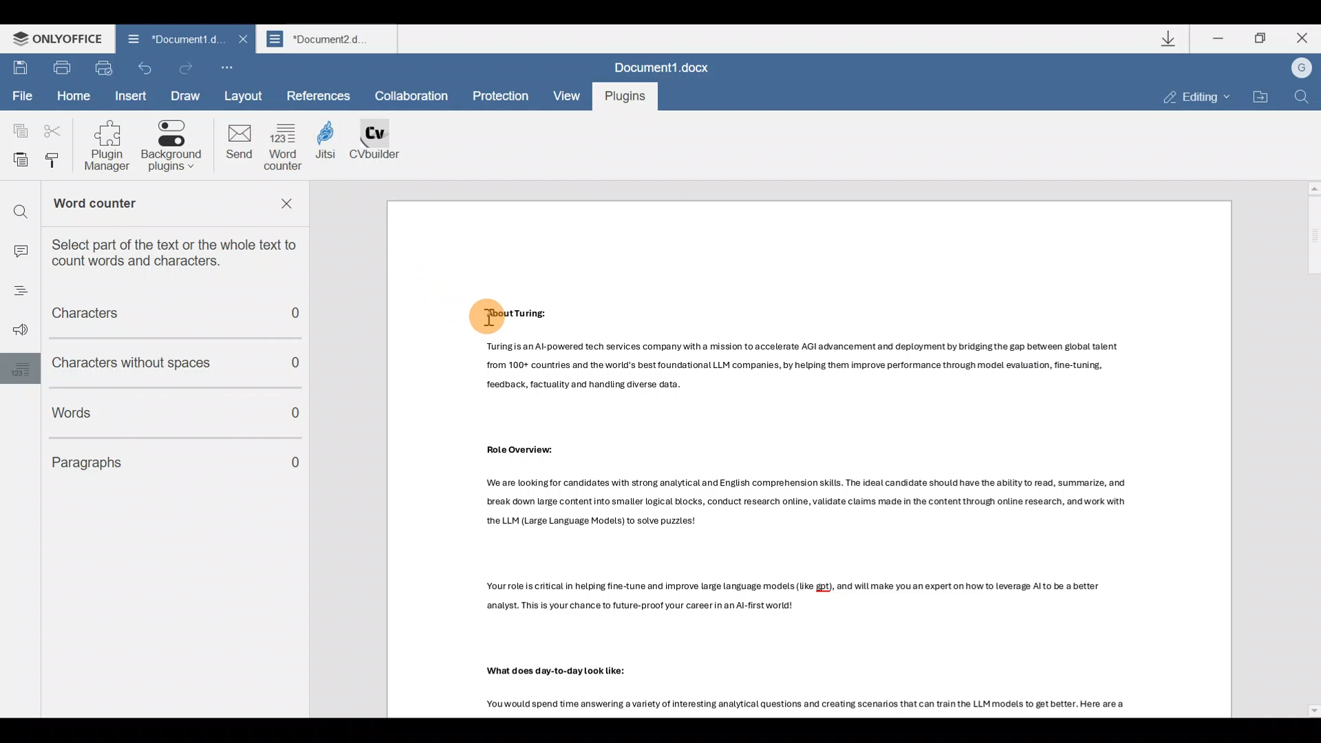 This screenshot has width=1321, height=743. I want to click on 0, so click(298, 464).